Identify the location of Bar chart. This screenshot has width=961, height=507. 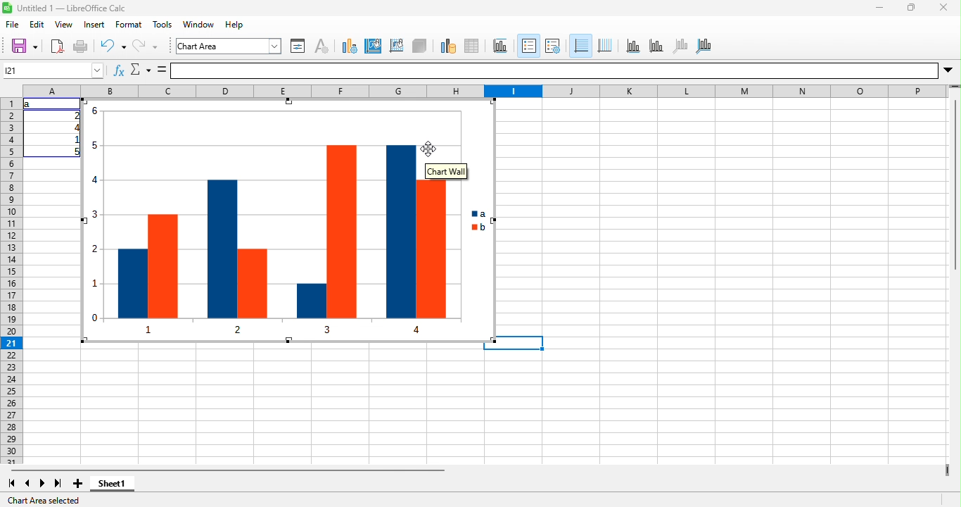
(460, 261).